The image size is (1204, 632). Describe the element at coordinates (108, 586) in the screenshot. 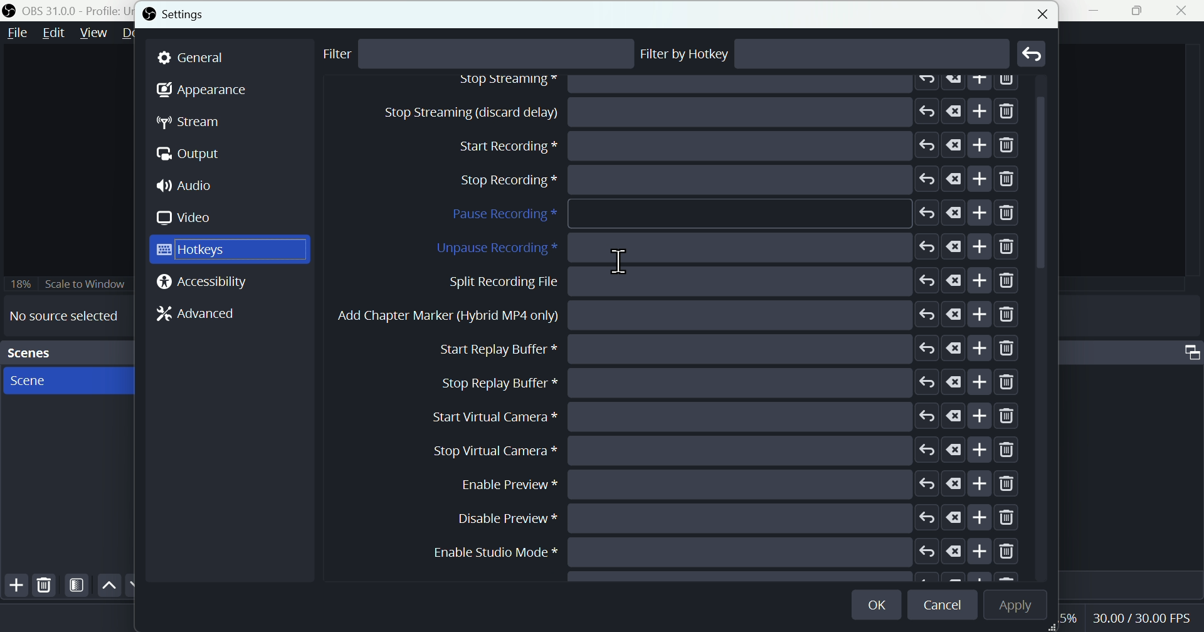

I see `up` at that location.